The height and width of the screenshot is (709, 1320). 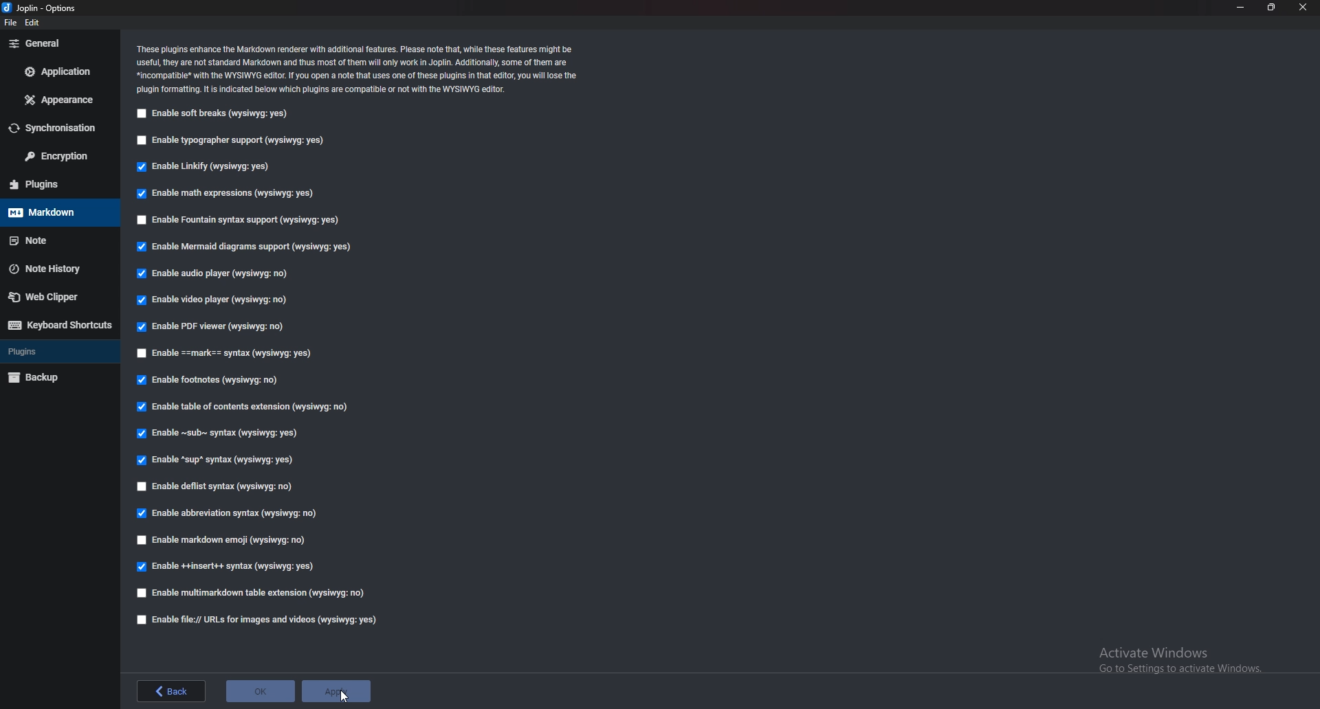 What do you see at coordinates (58, 297) in the screenshot?
I see `Web Clipper` at bounding box center [58, 297].